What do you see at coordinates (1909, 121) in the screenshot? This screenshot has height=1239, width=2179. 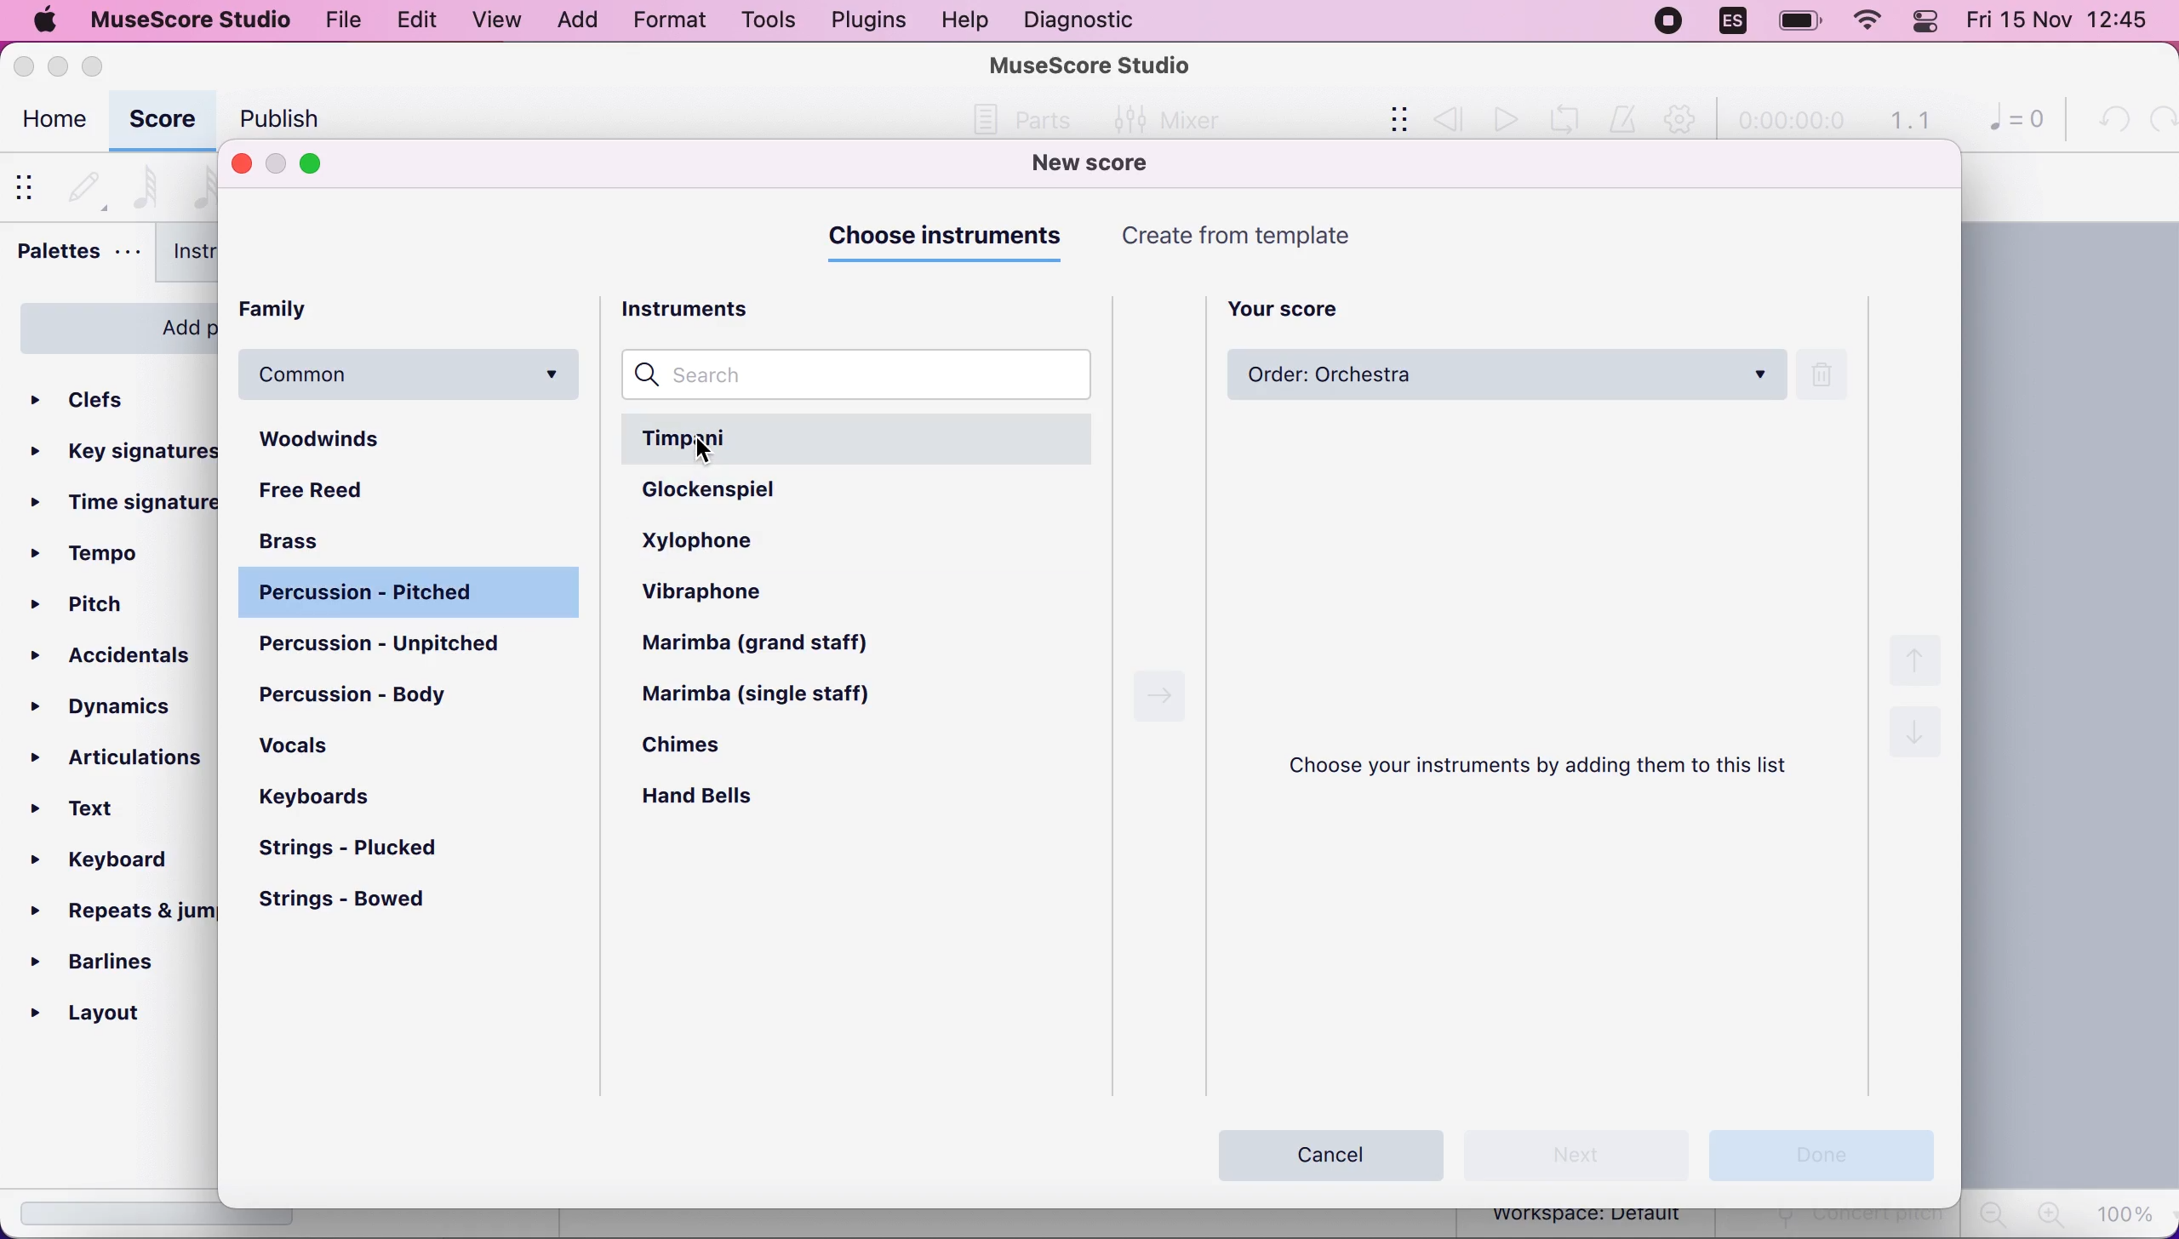 I see `1.1 time` at bounding box center [1909, 121].